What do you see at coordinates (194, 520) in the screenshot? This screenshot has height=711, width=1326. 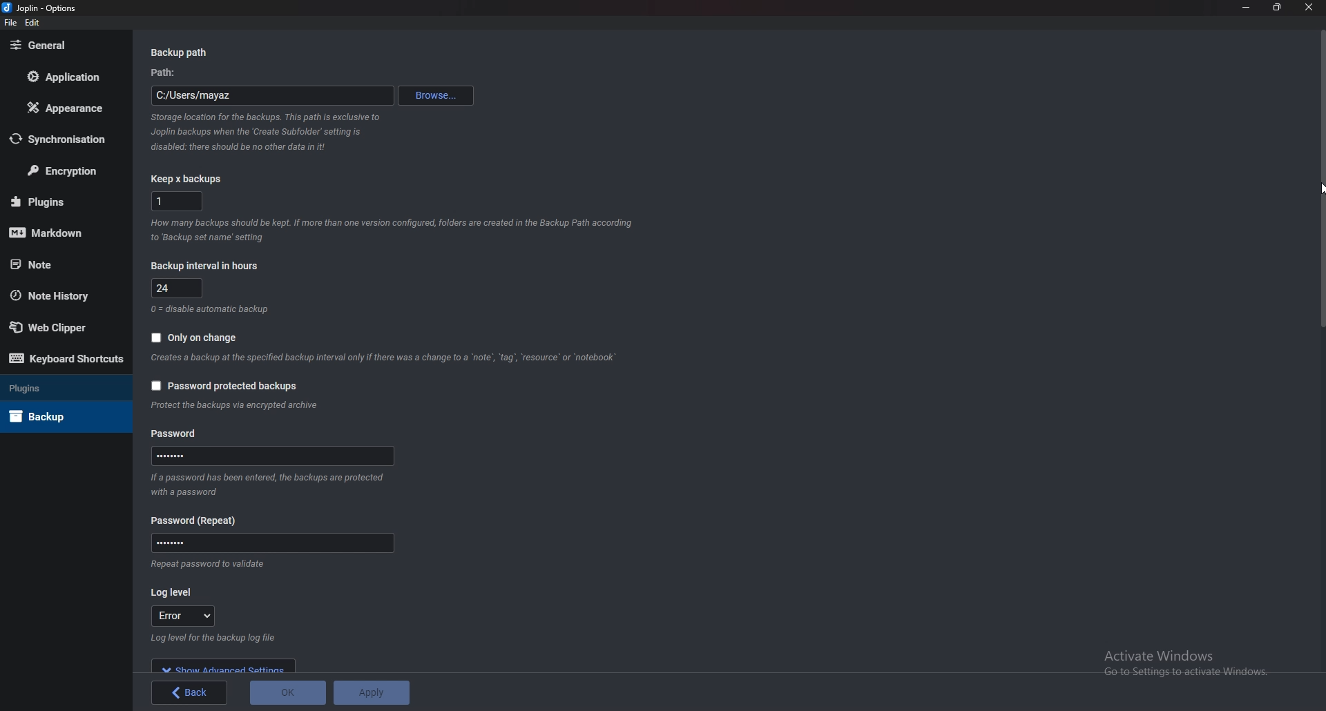 I see `Password` at bounding box center [194, 520].